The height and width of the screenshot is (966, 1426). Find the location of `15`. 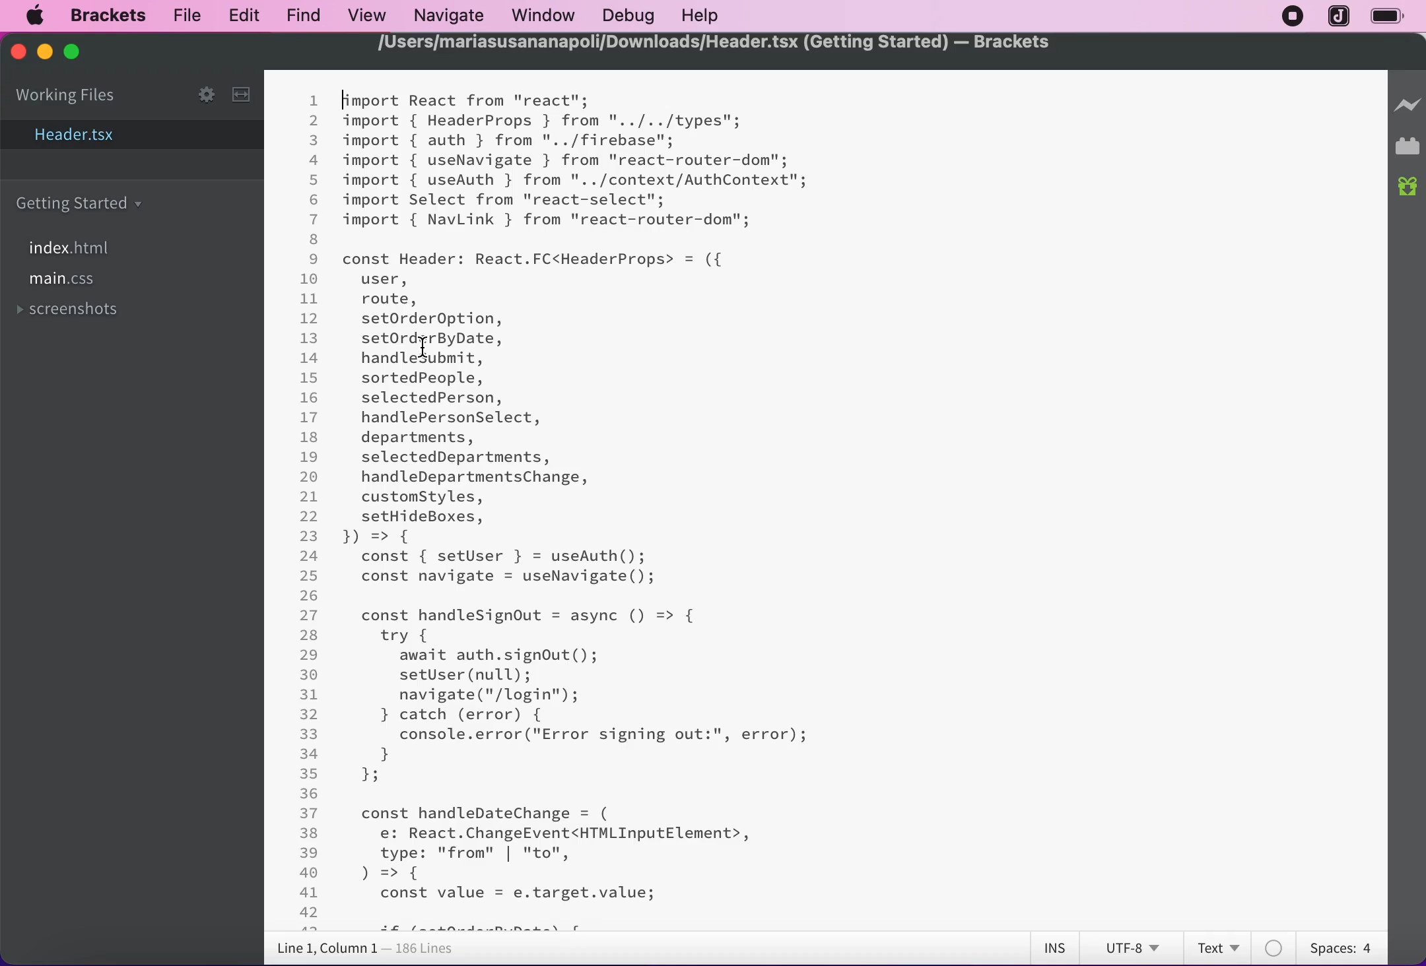

15 is located at coordinates (310, 377).